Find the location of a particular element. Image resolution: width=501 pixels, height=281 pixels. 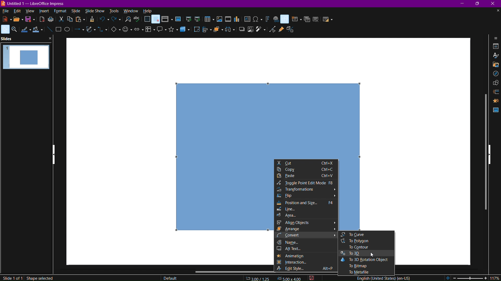

Window name is located at coordinates (33, 4).